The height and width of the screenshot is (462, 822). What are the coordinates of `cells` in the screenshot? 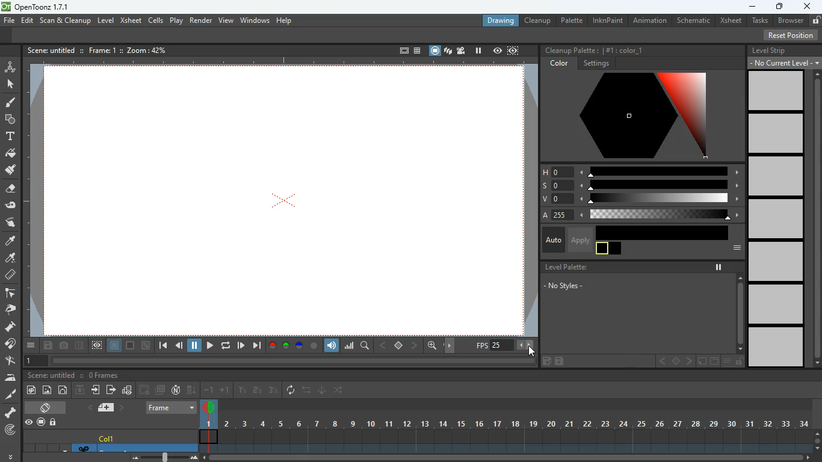 It's located at (156, 20).